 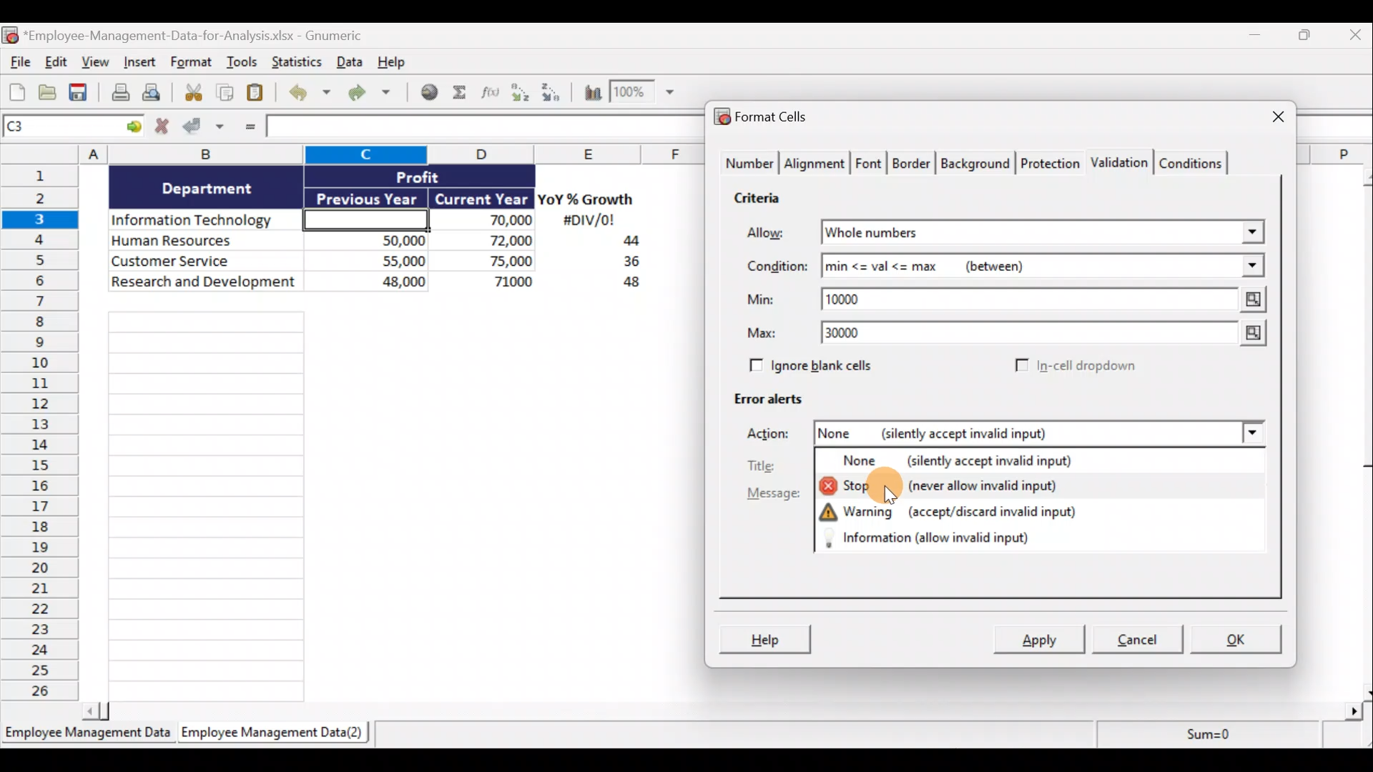 I want to click on Conditions, so click(x=1196, y=162).